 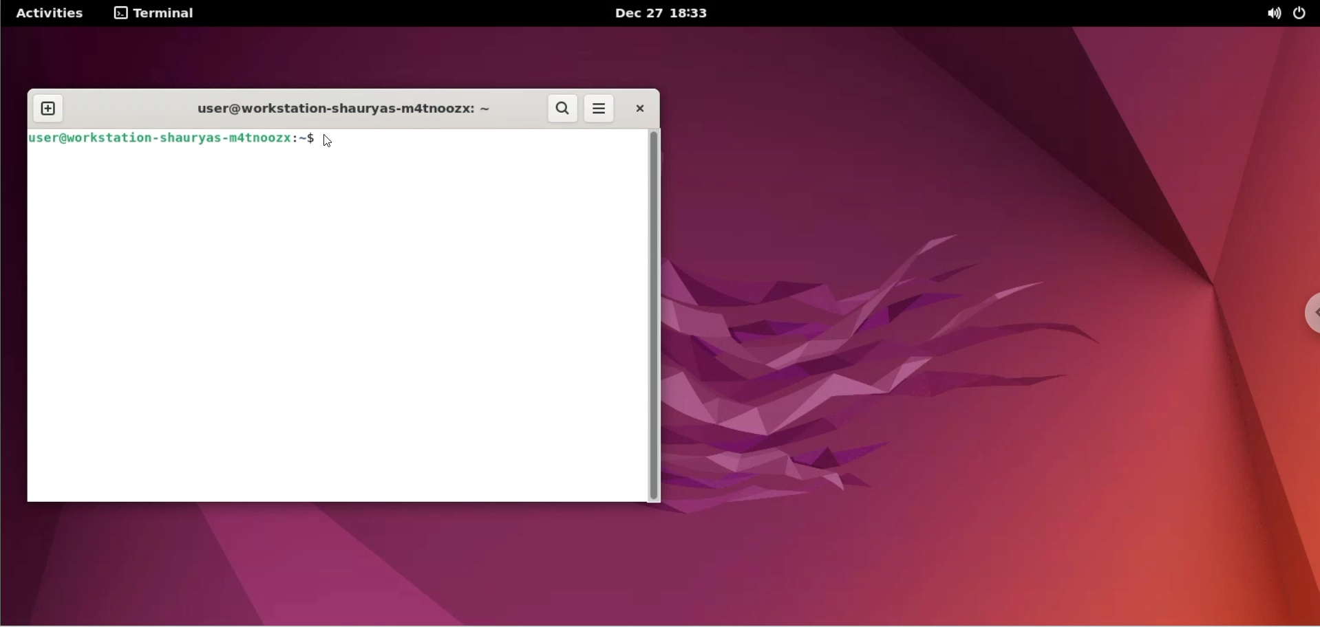 I want to click on user@workstation-shauryas-m4tnoozx:~, so click(x=335, y=109).